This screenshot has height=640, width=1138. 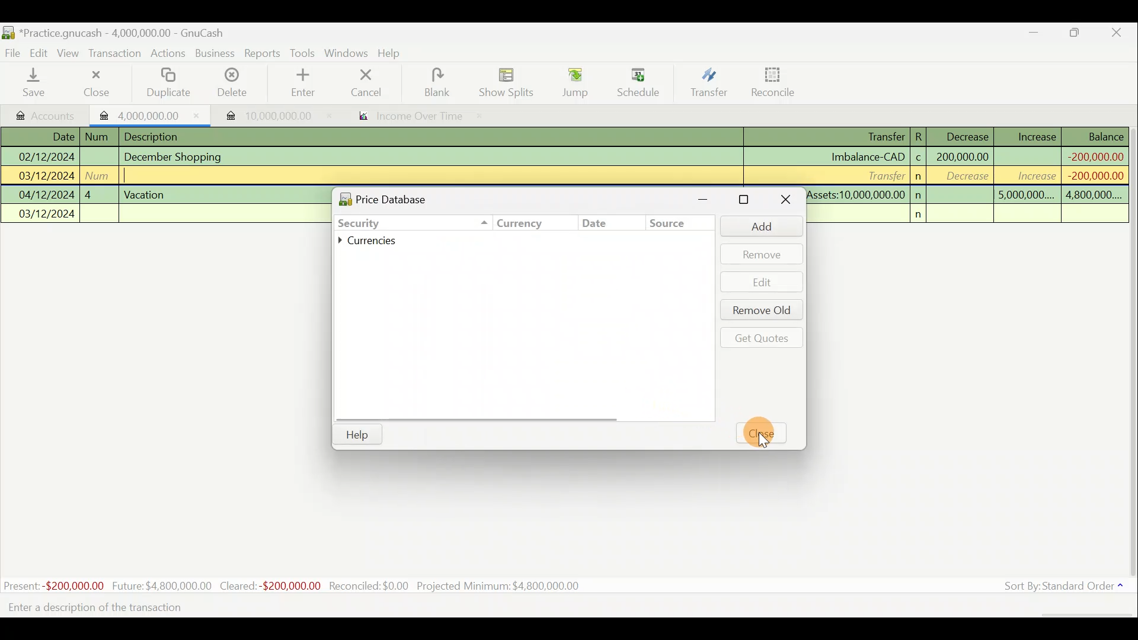 What do you see at coordinates (1092, 196) in the screenshot?
I see `4,800,000` at bounding box center [1092, 196].